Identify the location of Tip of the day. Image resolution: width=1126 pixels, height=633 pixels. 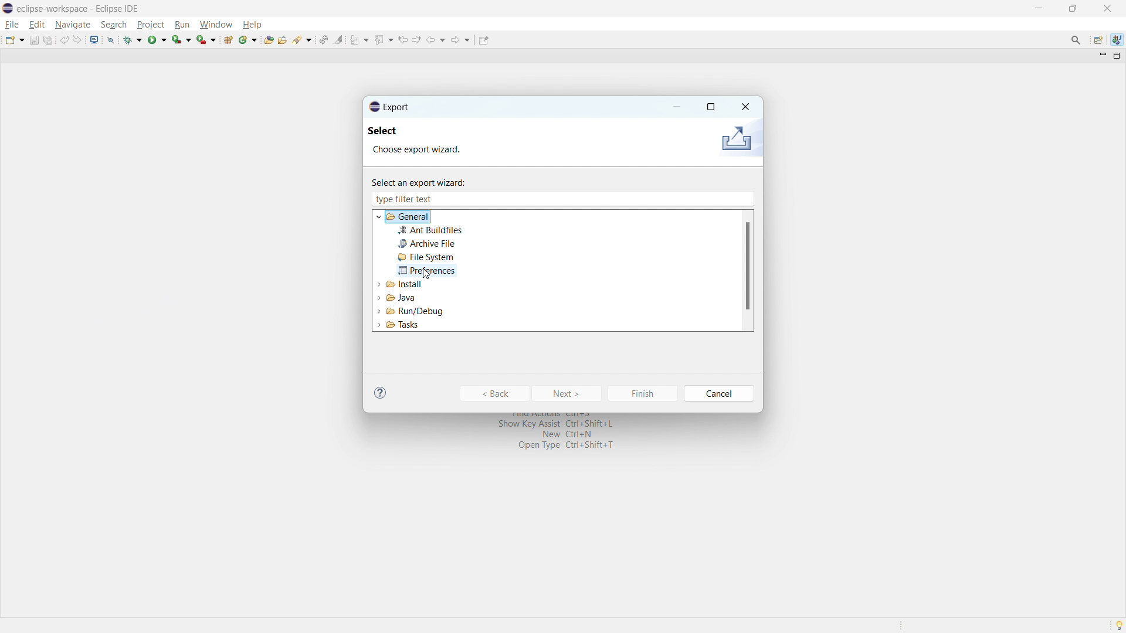
(1119, 624).